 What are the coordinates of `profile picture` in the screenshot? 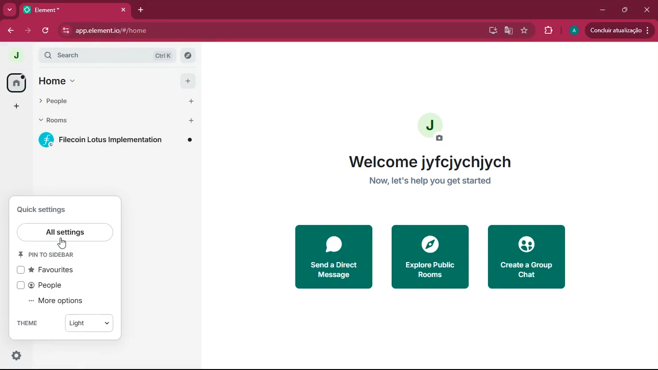 It's located at (432, 127).